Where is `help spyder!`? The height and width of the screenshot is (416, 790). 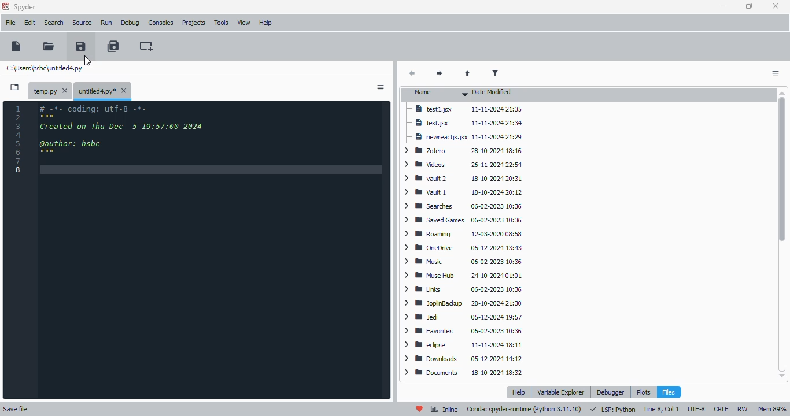 help spyder! is located at coordinates (420, 409).